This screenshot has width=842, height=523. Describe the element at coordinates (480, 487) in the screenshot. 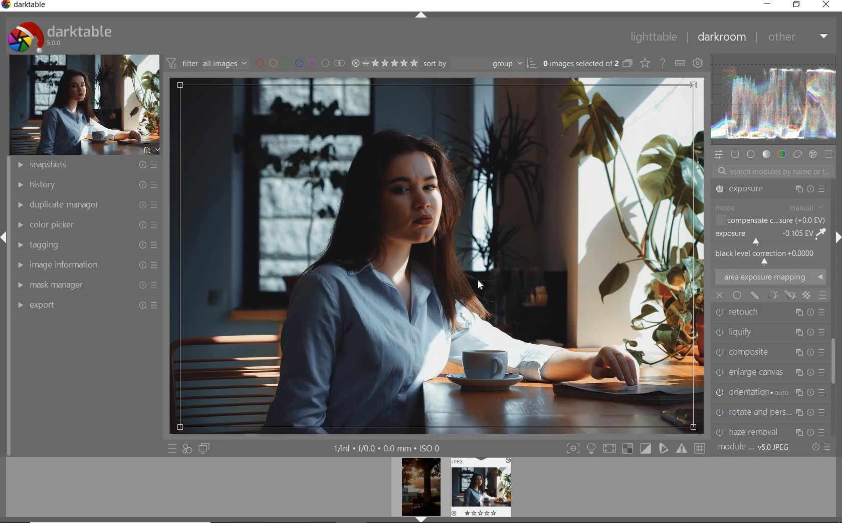

I see `IMAGE PREVIEW` at that location.